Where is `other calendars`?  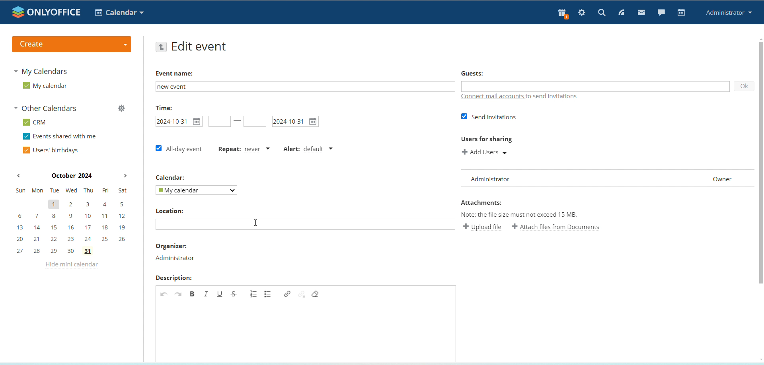
other calendars is located at coordinates (48, 109).